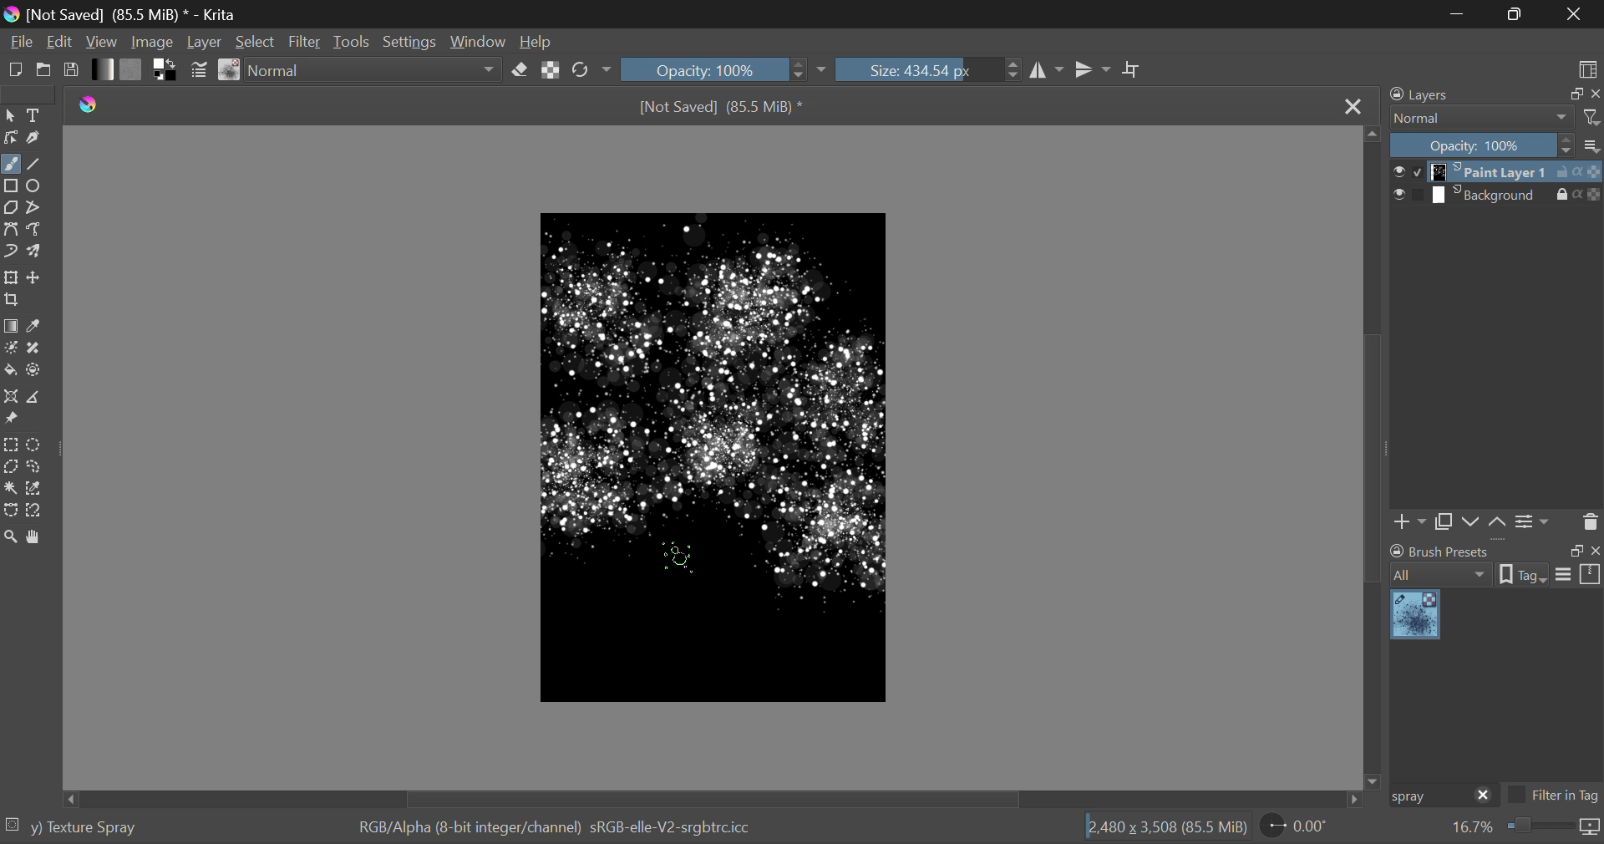 The height and width of the screenshot is (844, 1604). Describe the element at coordinates (725, 69) in the screenshot. I see `Opacity` at that location.